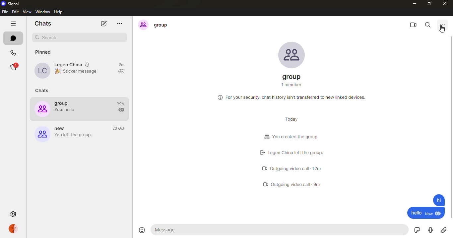  Describe the element at coordinates (140, 230) in the screenshot. I see `emoji` at that location.